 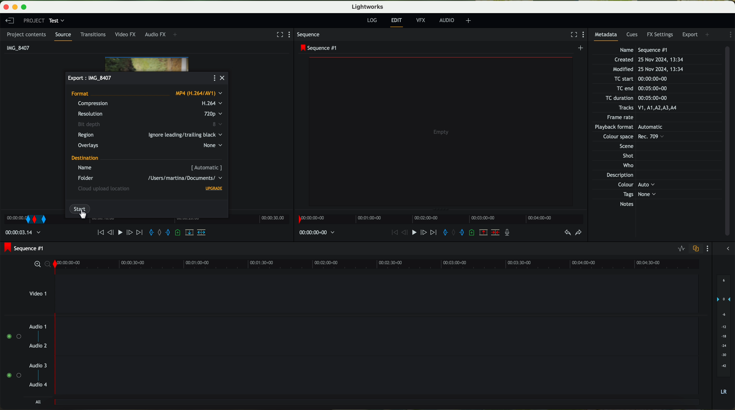 What do you see at coordinates (27, 34) in the screenshot?
I see `project contents` at bounding box center [27, 34].